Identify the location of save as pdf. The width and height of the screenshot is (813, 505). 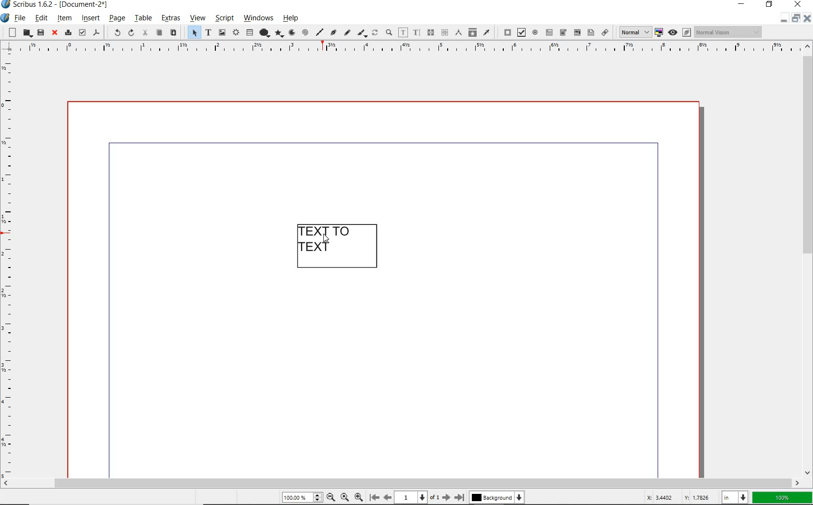
(96, 33).